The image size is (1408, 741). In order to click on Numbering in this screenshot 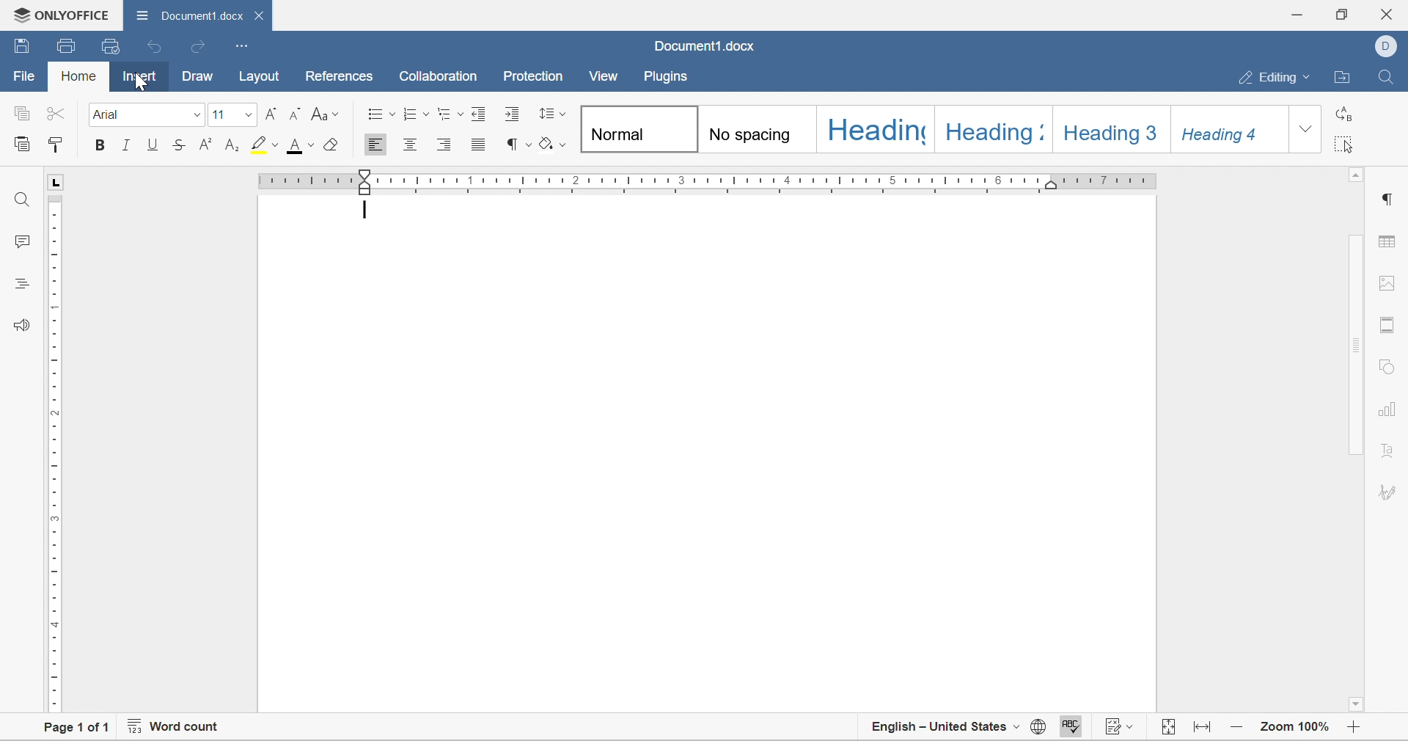, I will do `click(417, 112)`.